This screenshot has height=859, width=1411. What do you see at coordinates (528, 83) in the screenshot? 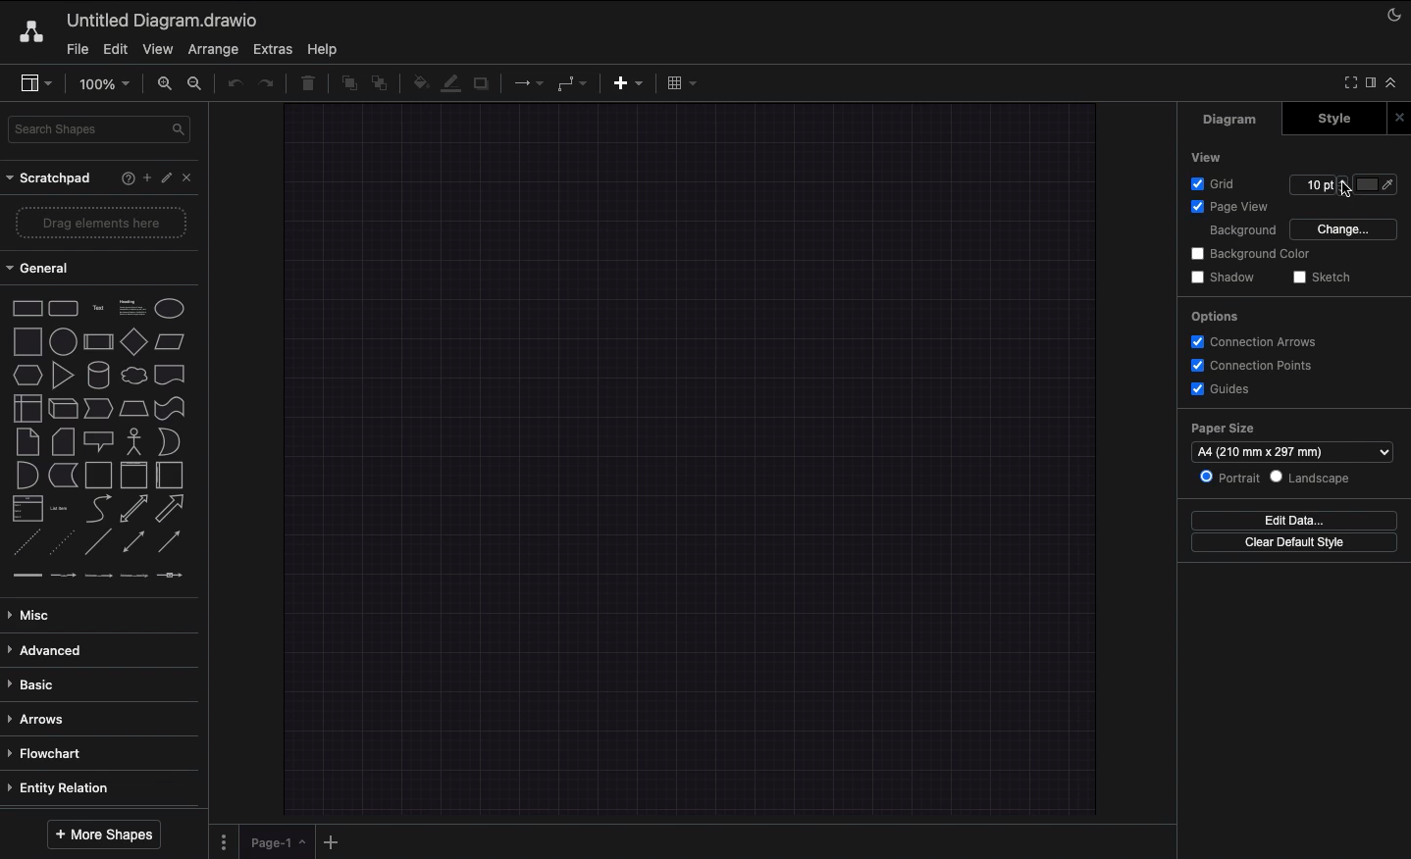
I see `Connection` at bounding box center [528, 83].